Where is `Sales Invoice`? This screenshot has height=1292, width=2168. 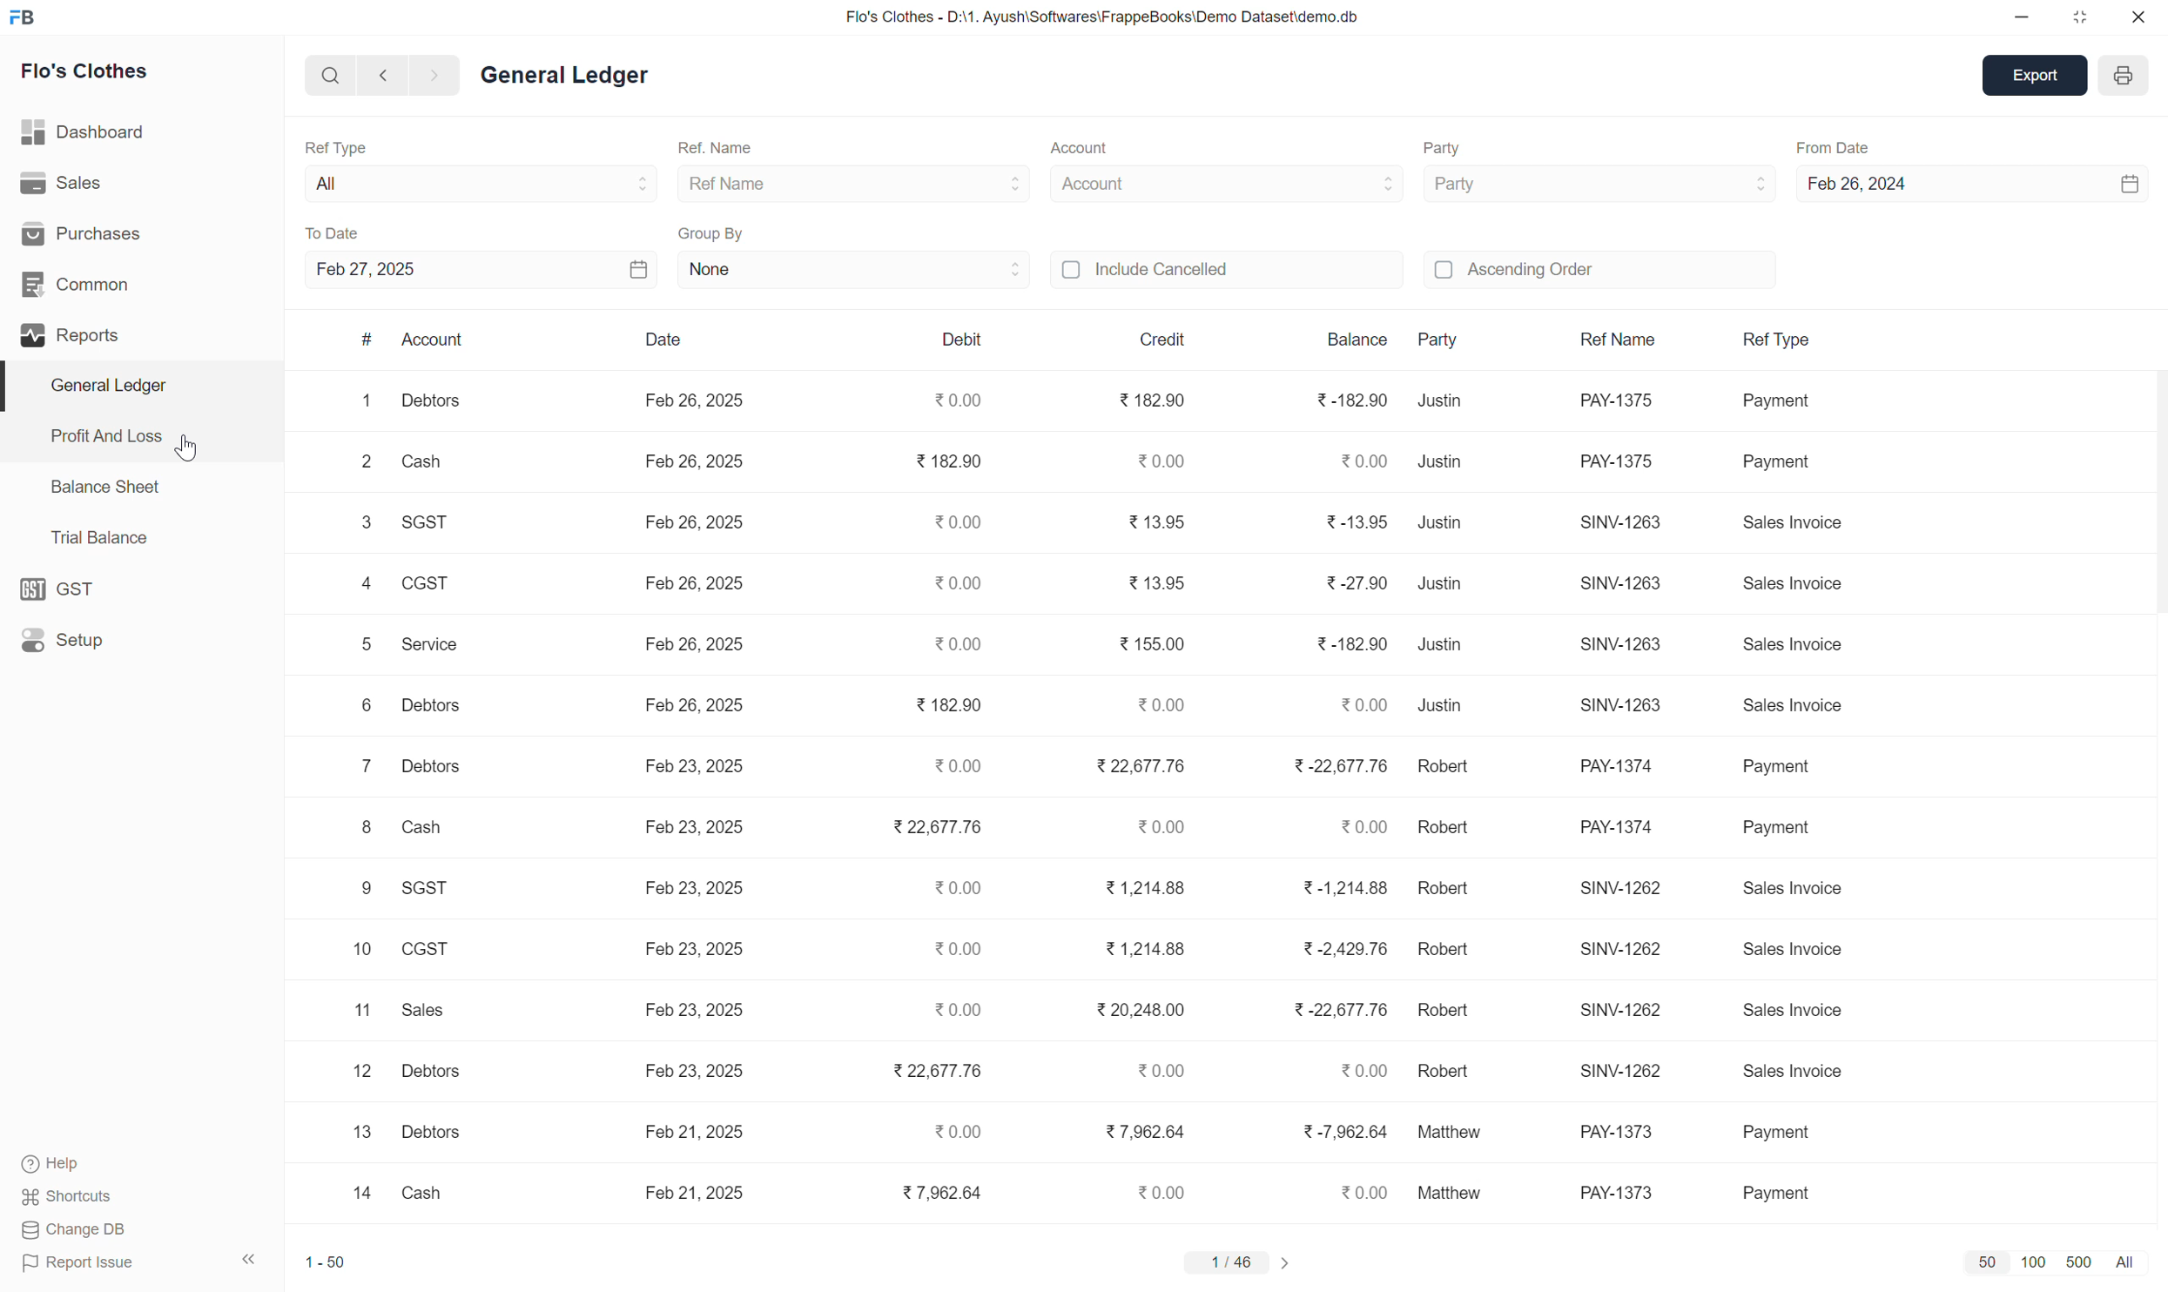 Sales Invoice is located at coordinates (1802, 895).